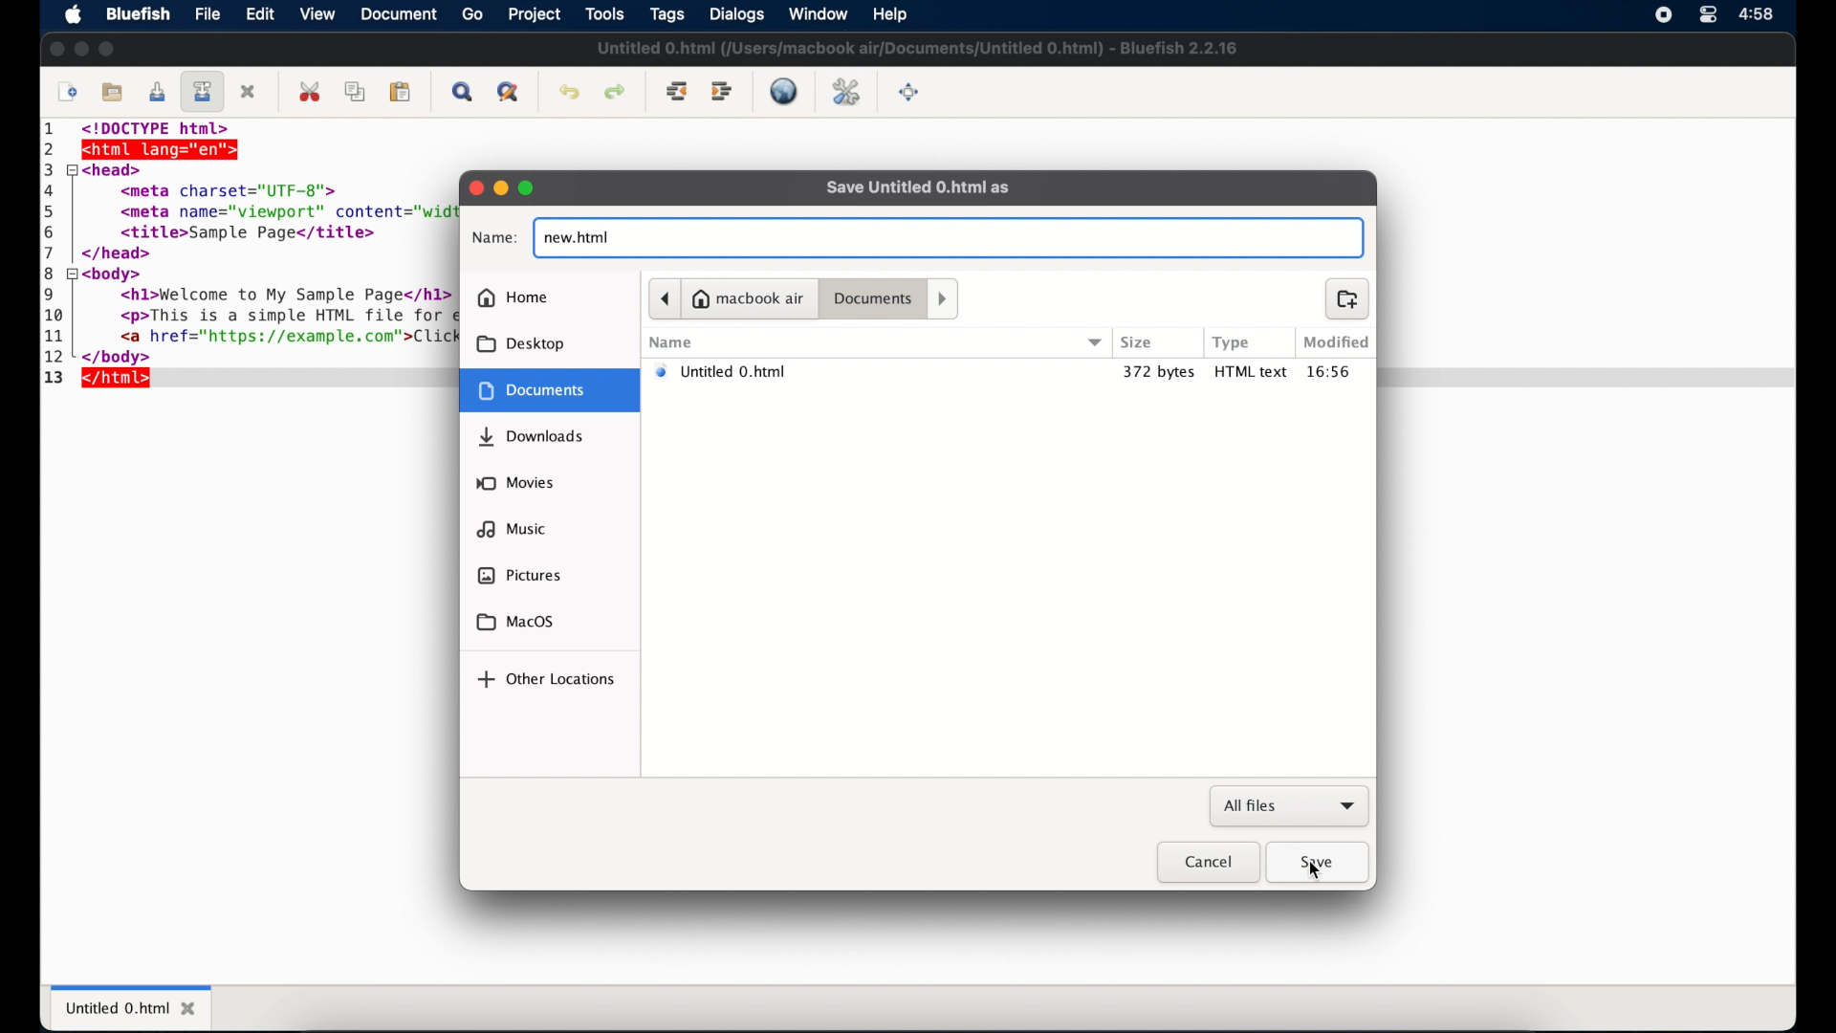 The height and width of the screenshot is (1033, 1836). What do you see at coordinates (512, 529) in the screenshot?
I see `music` at bounding box center [512, 529].